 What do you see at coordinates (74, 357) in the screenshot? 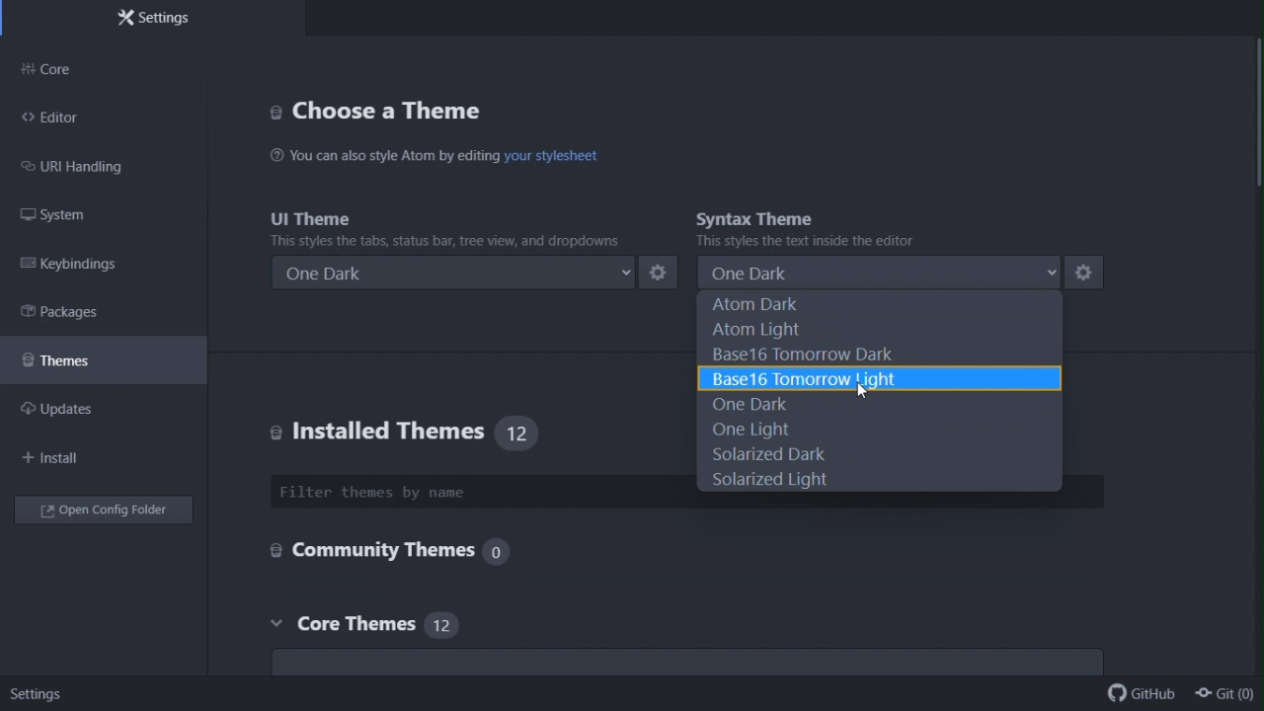
I see `themes` at bounding box center [74, 357].